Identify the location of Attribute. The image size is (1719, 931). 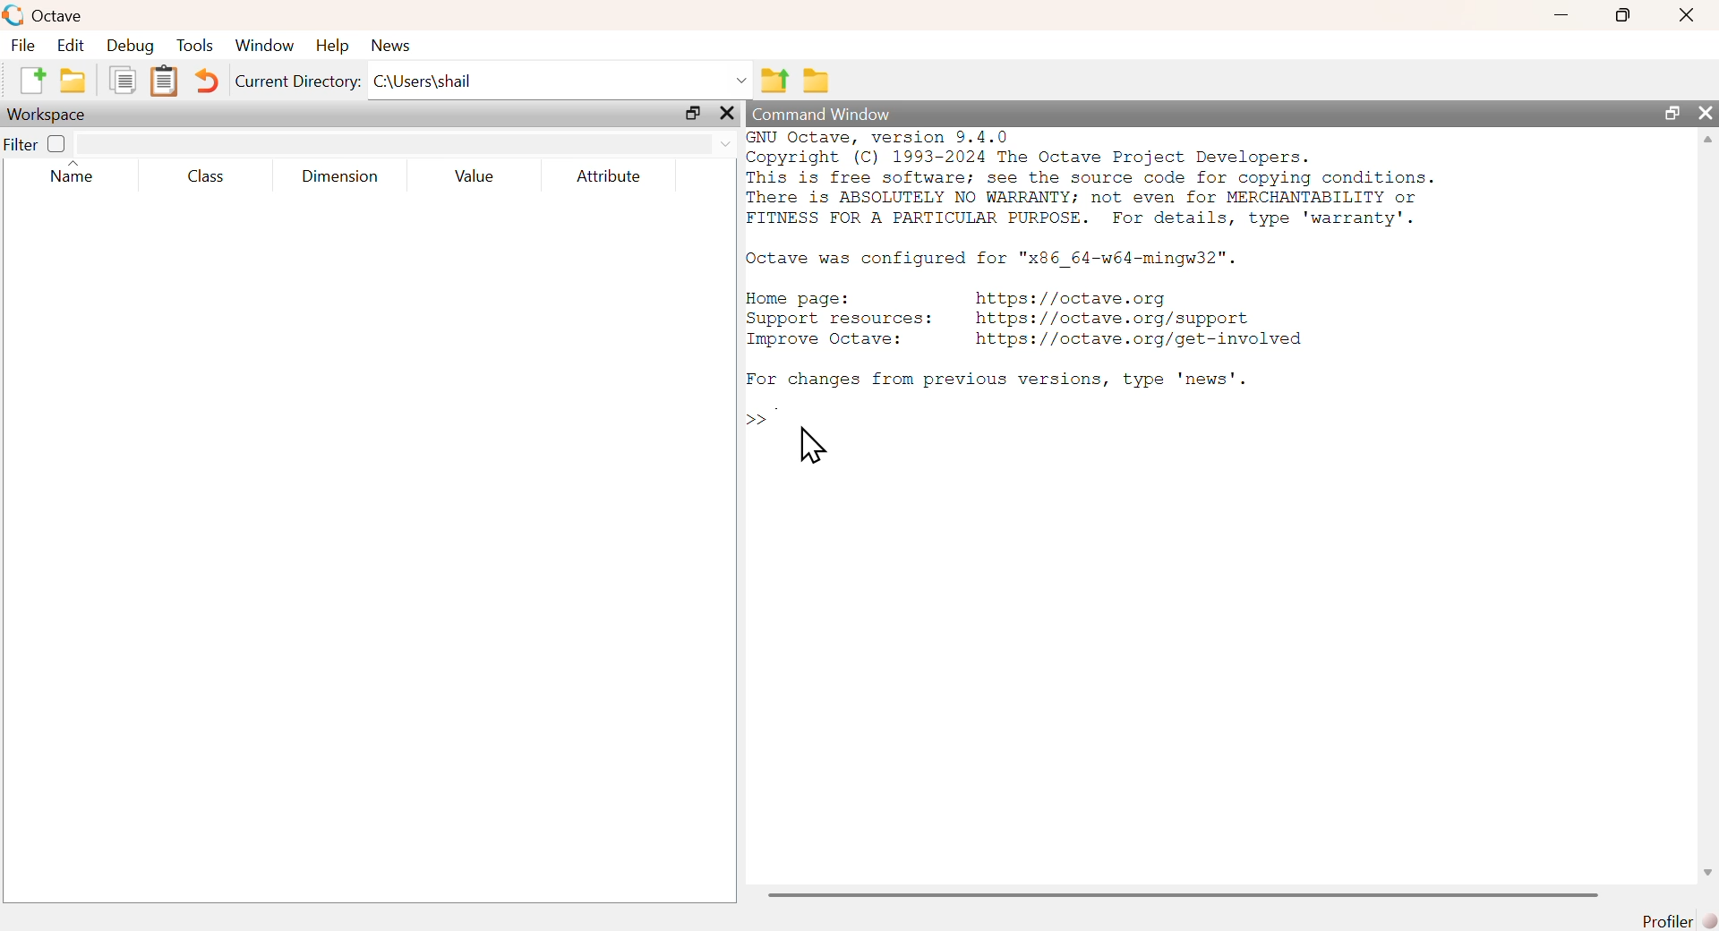
(611, 178).